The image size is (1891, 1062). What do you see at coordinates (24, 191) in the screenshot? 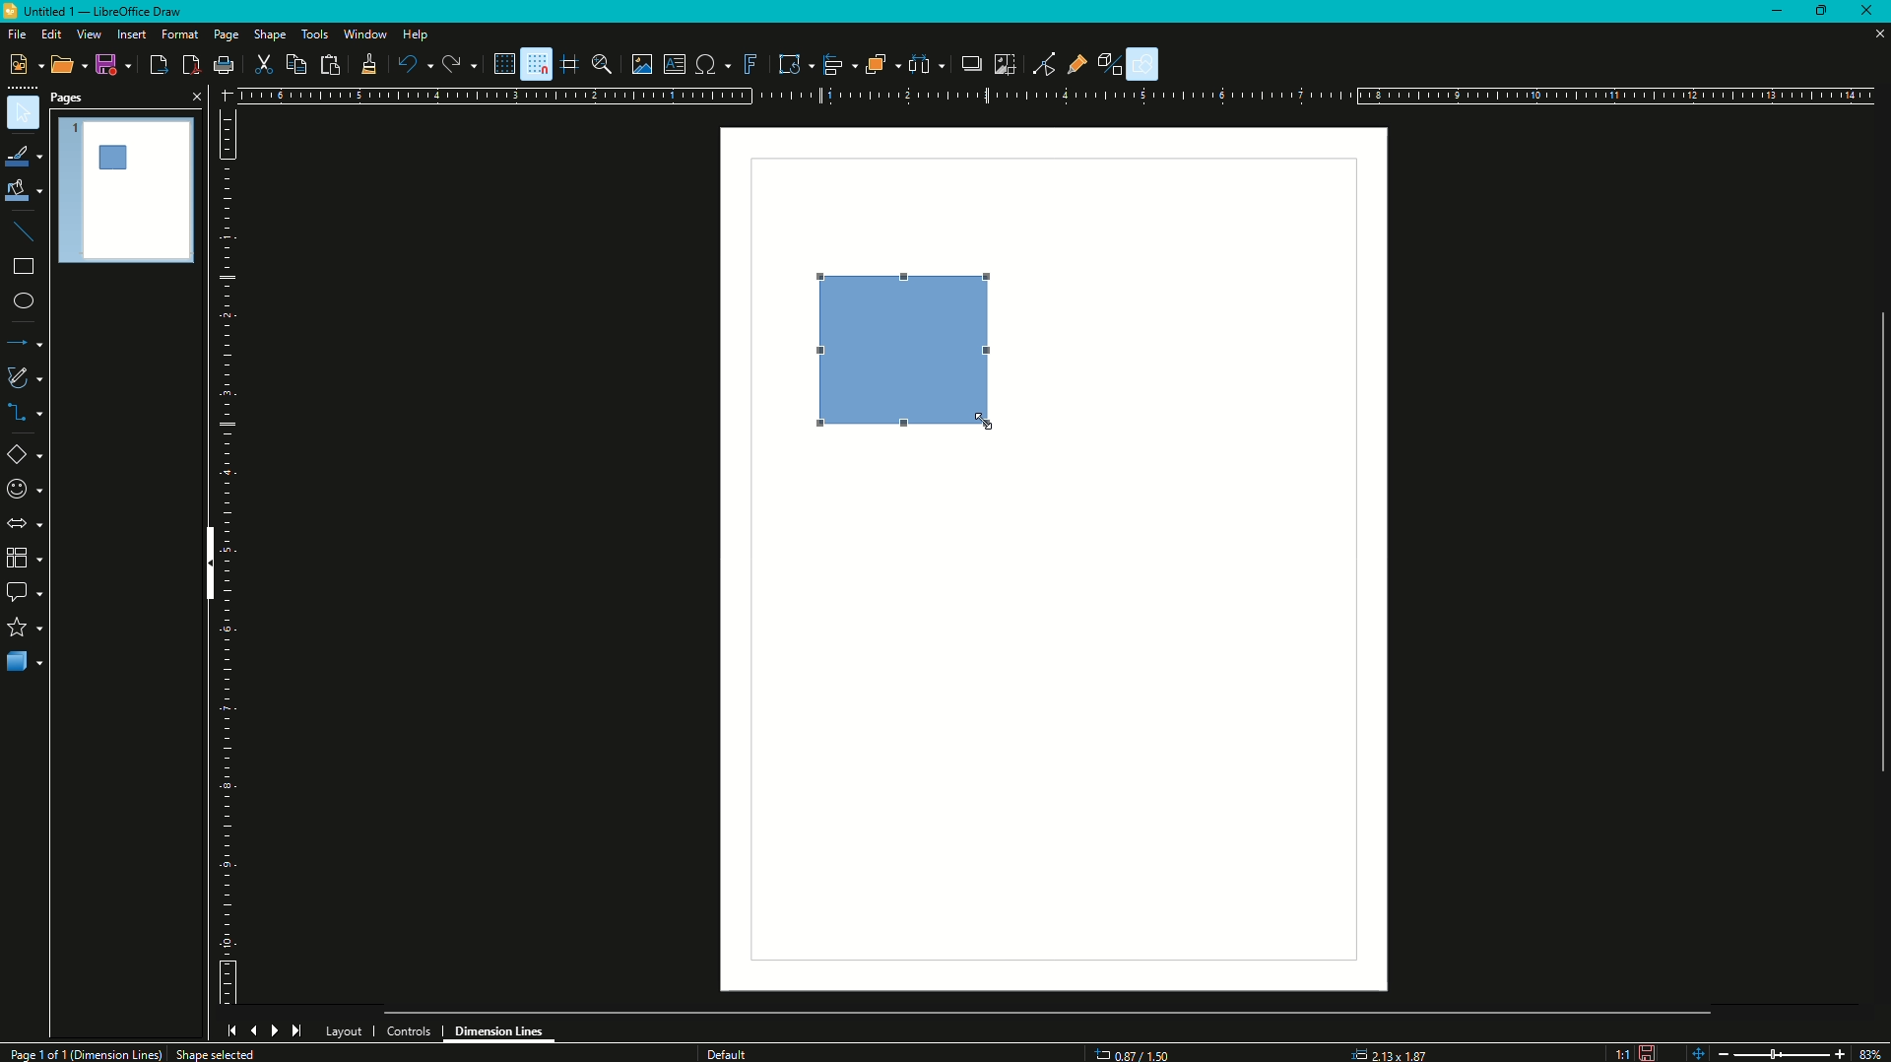
I see `Fill Color` at bounding box center [24, 191].